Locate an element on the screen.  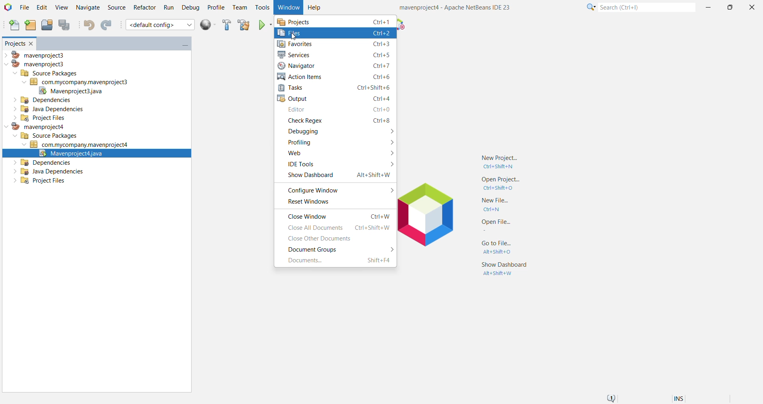
Configure Window is located at coordinates (339, 190).